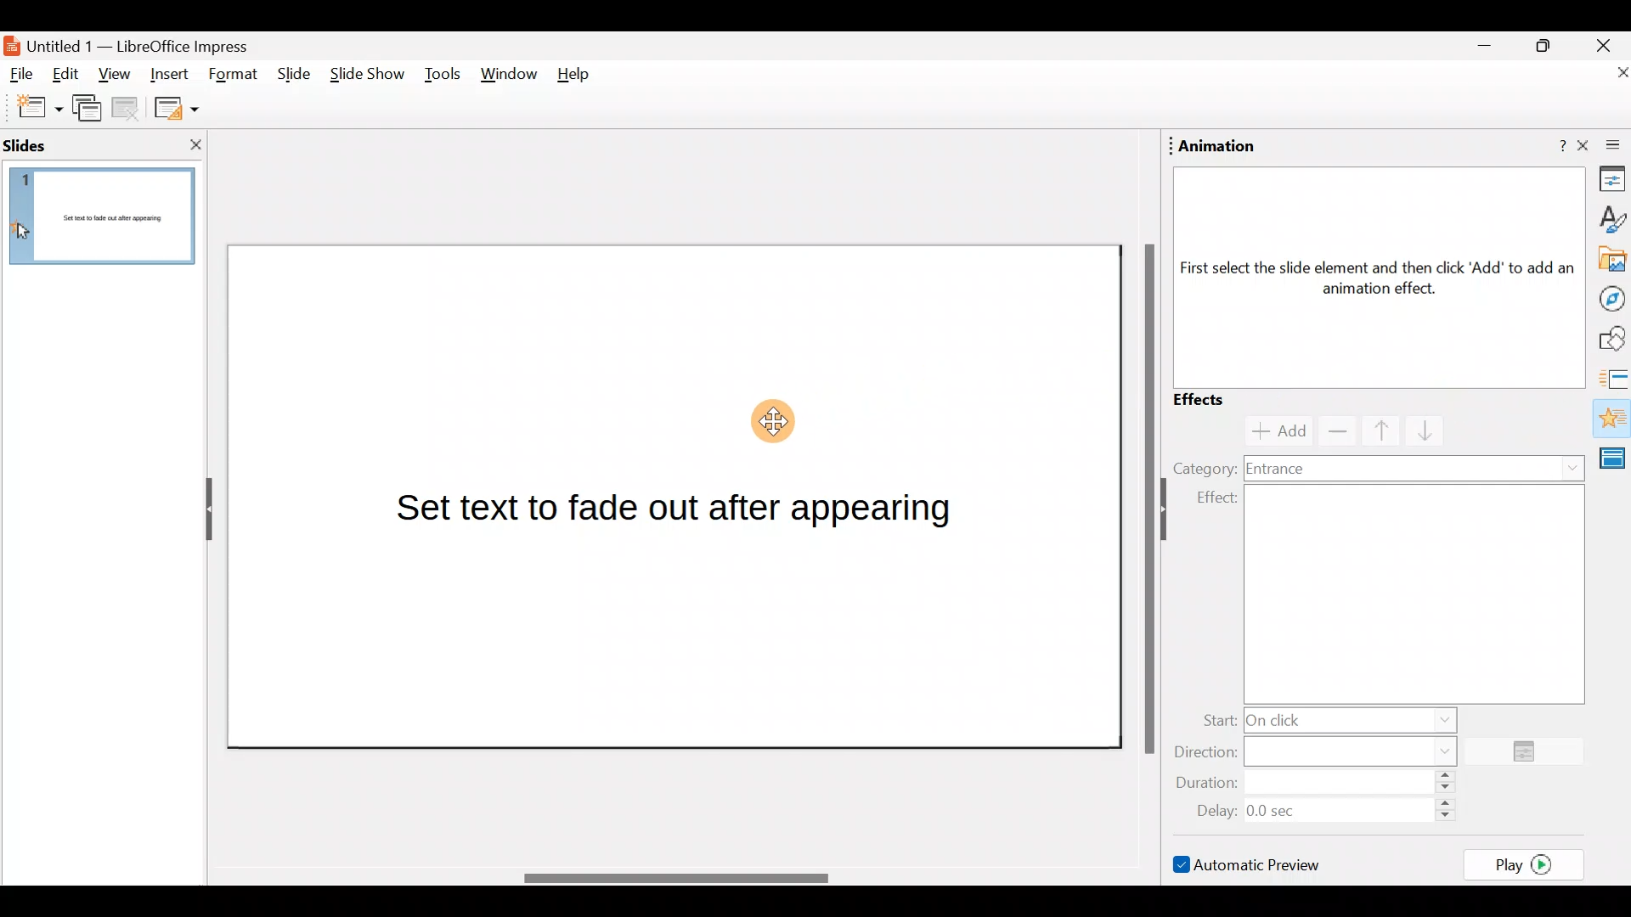 The image size is (1631, 917). What do you see at coordinates (1609, 260) in the screenshot?
I see `Gallery` at bounding box center [1609, 260].